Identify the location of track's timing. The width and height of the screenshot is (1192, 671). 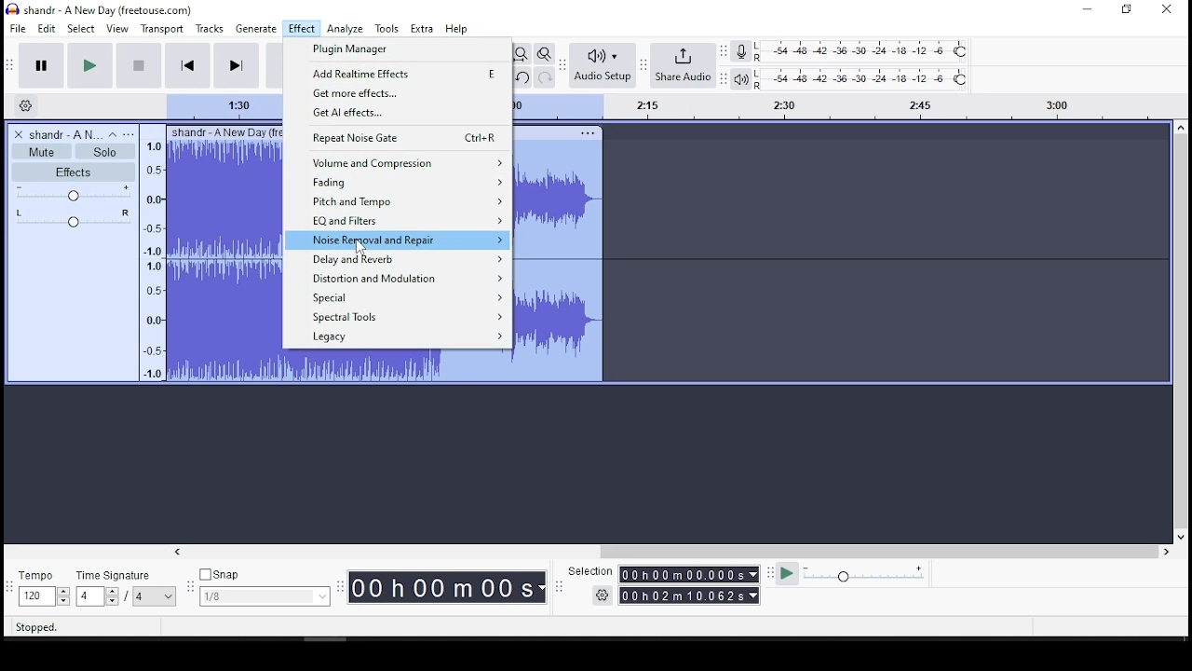
(845, 106).